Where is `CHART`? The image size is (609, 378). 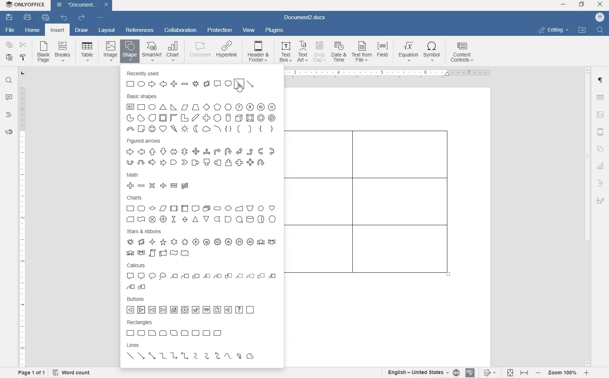
CHART is located at coordinates (173, 51).